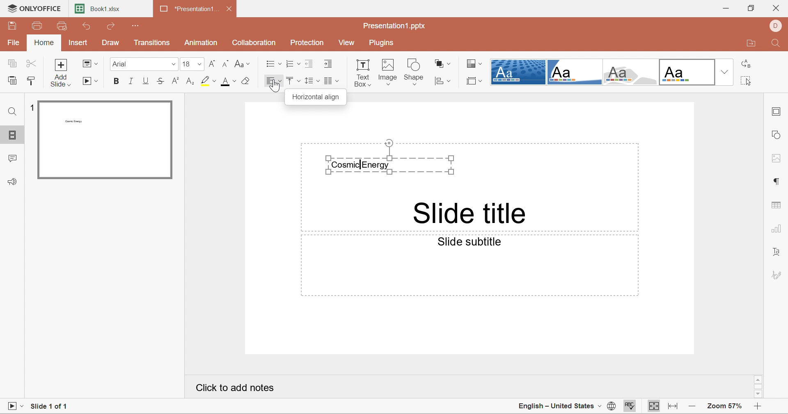 This screenshot has height=414, width=788. I want to click on Increase Indent, so click(329, 64).